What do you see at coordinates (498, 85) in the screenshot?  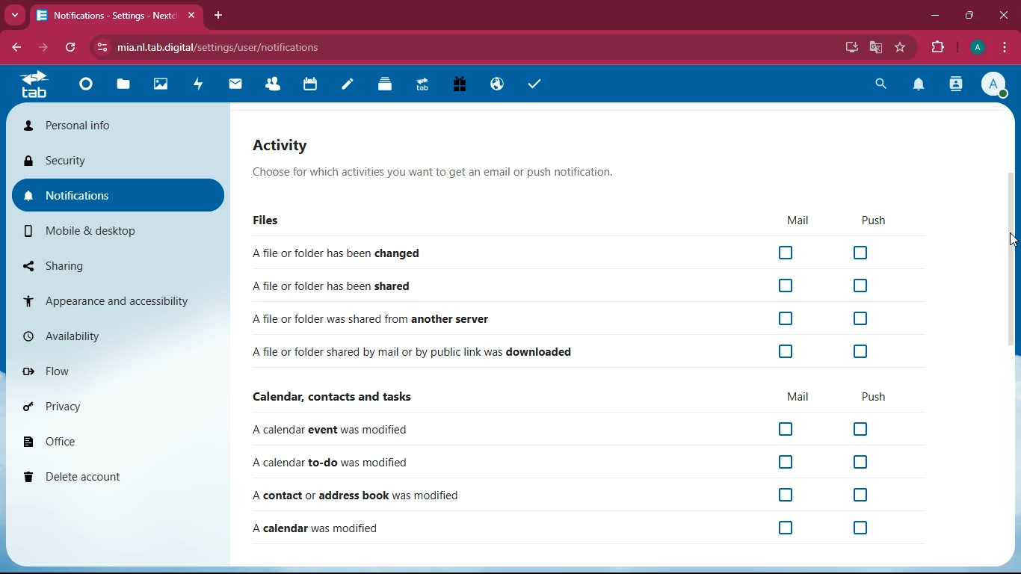 I see `Email Hosting` at bounding box center [498, 85].